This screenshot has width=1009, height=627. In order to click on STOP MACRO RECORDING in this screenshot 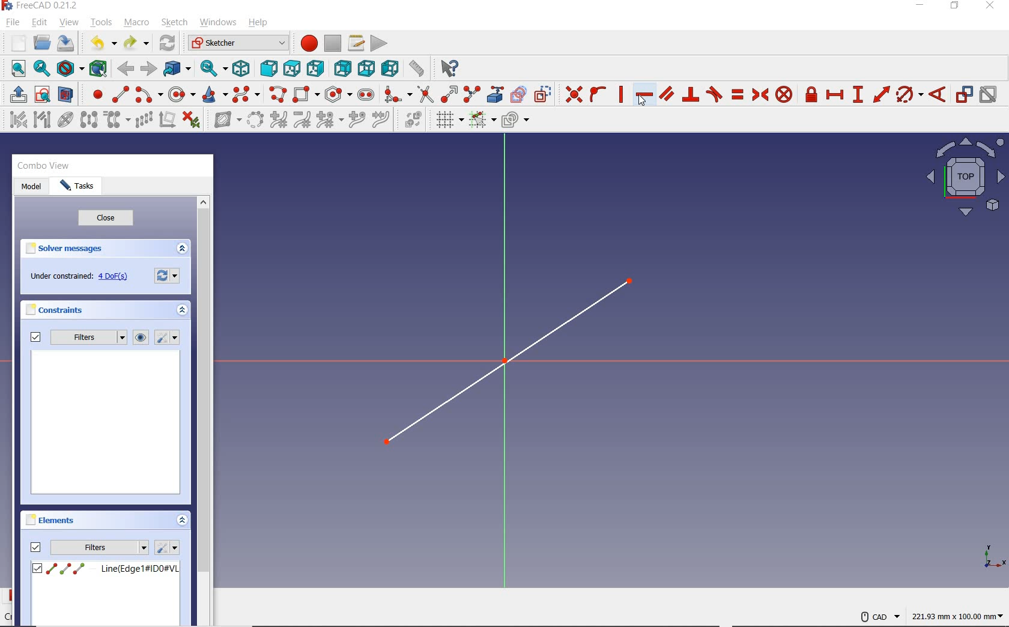, I will do `click(333, 42)`.